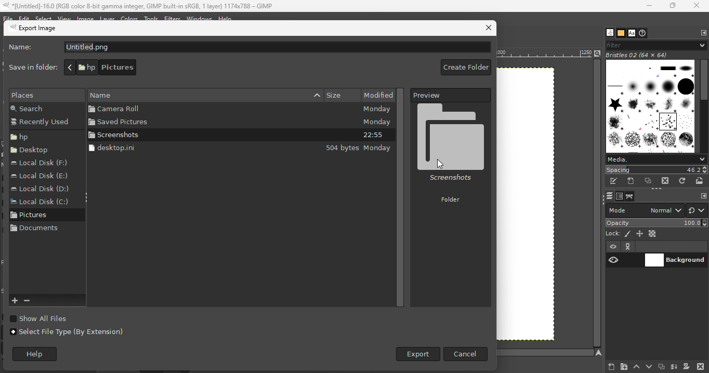 This screenshot has height=373, width=709. Describe the element at coordinates (185, 135) in the screenshot. I see `Screenshots folder` at that location.